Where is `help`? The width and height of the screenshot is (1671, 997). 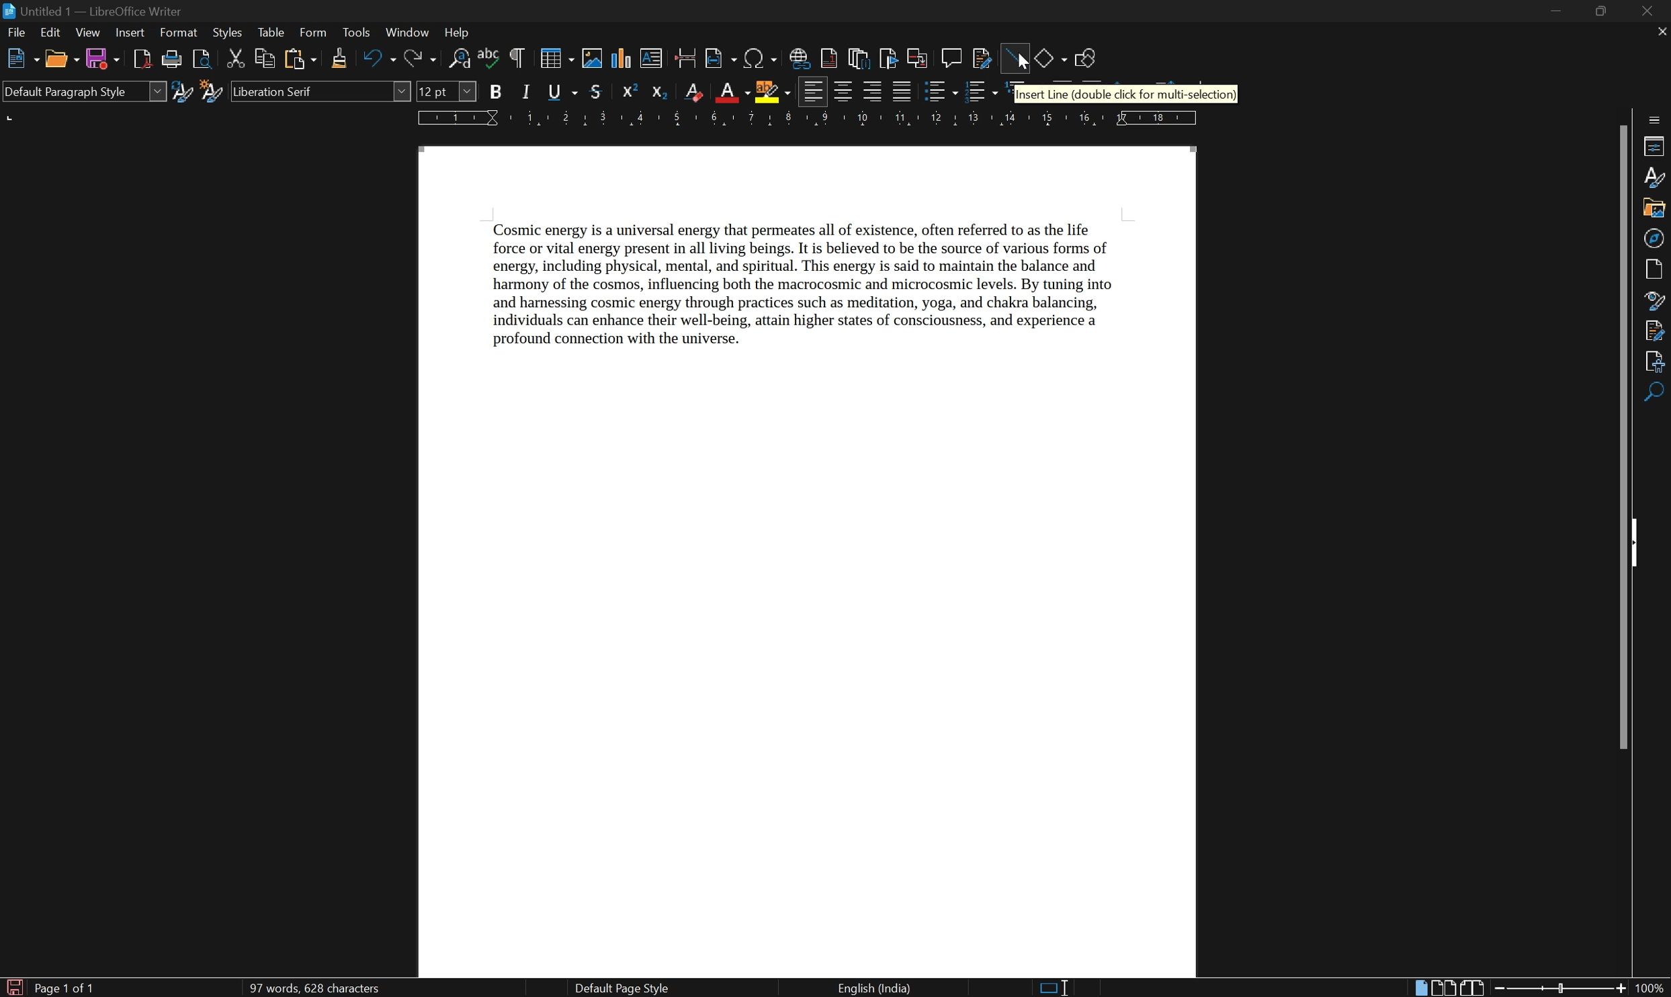
help is located at coordinates (461, 33).